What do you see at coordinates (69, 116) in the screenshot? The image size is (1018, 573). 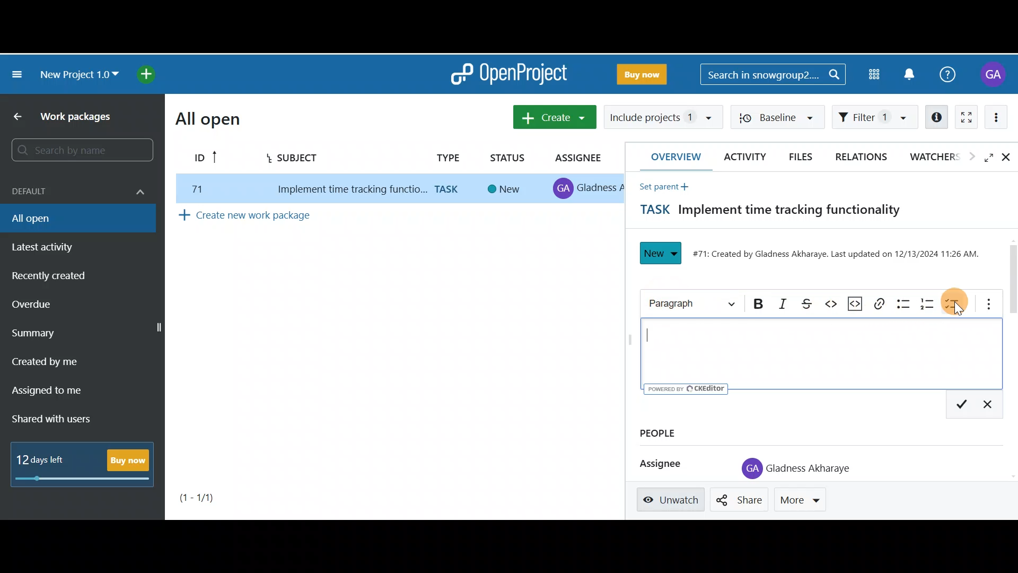 I see `Work packages` at bounding box center [69, 116].